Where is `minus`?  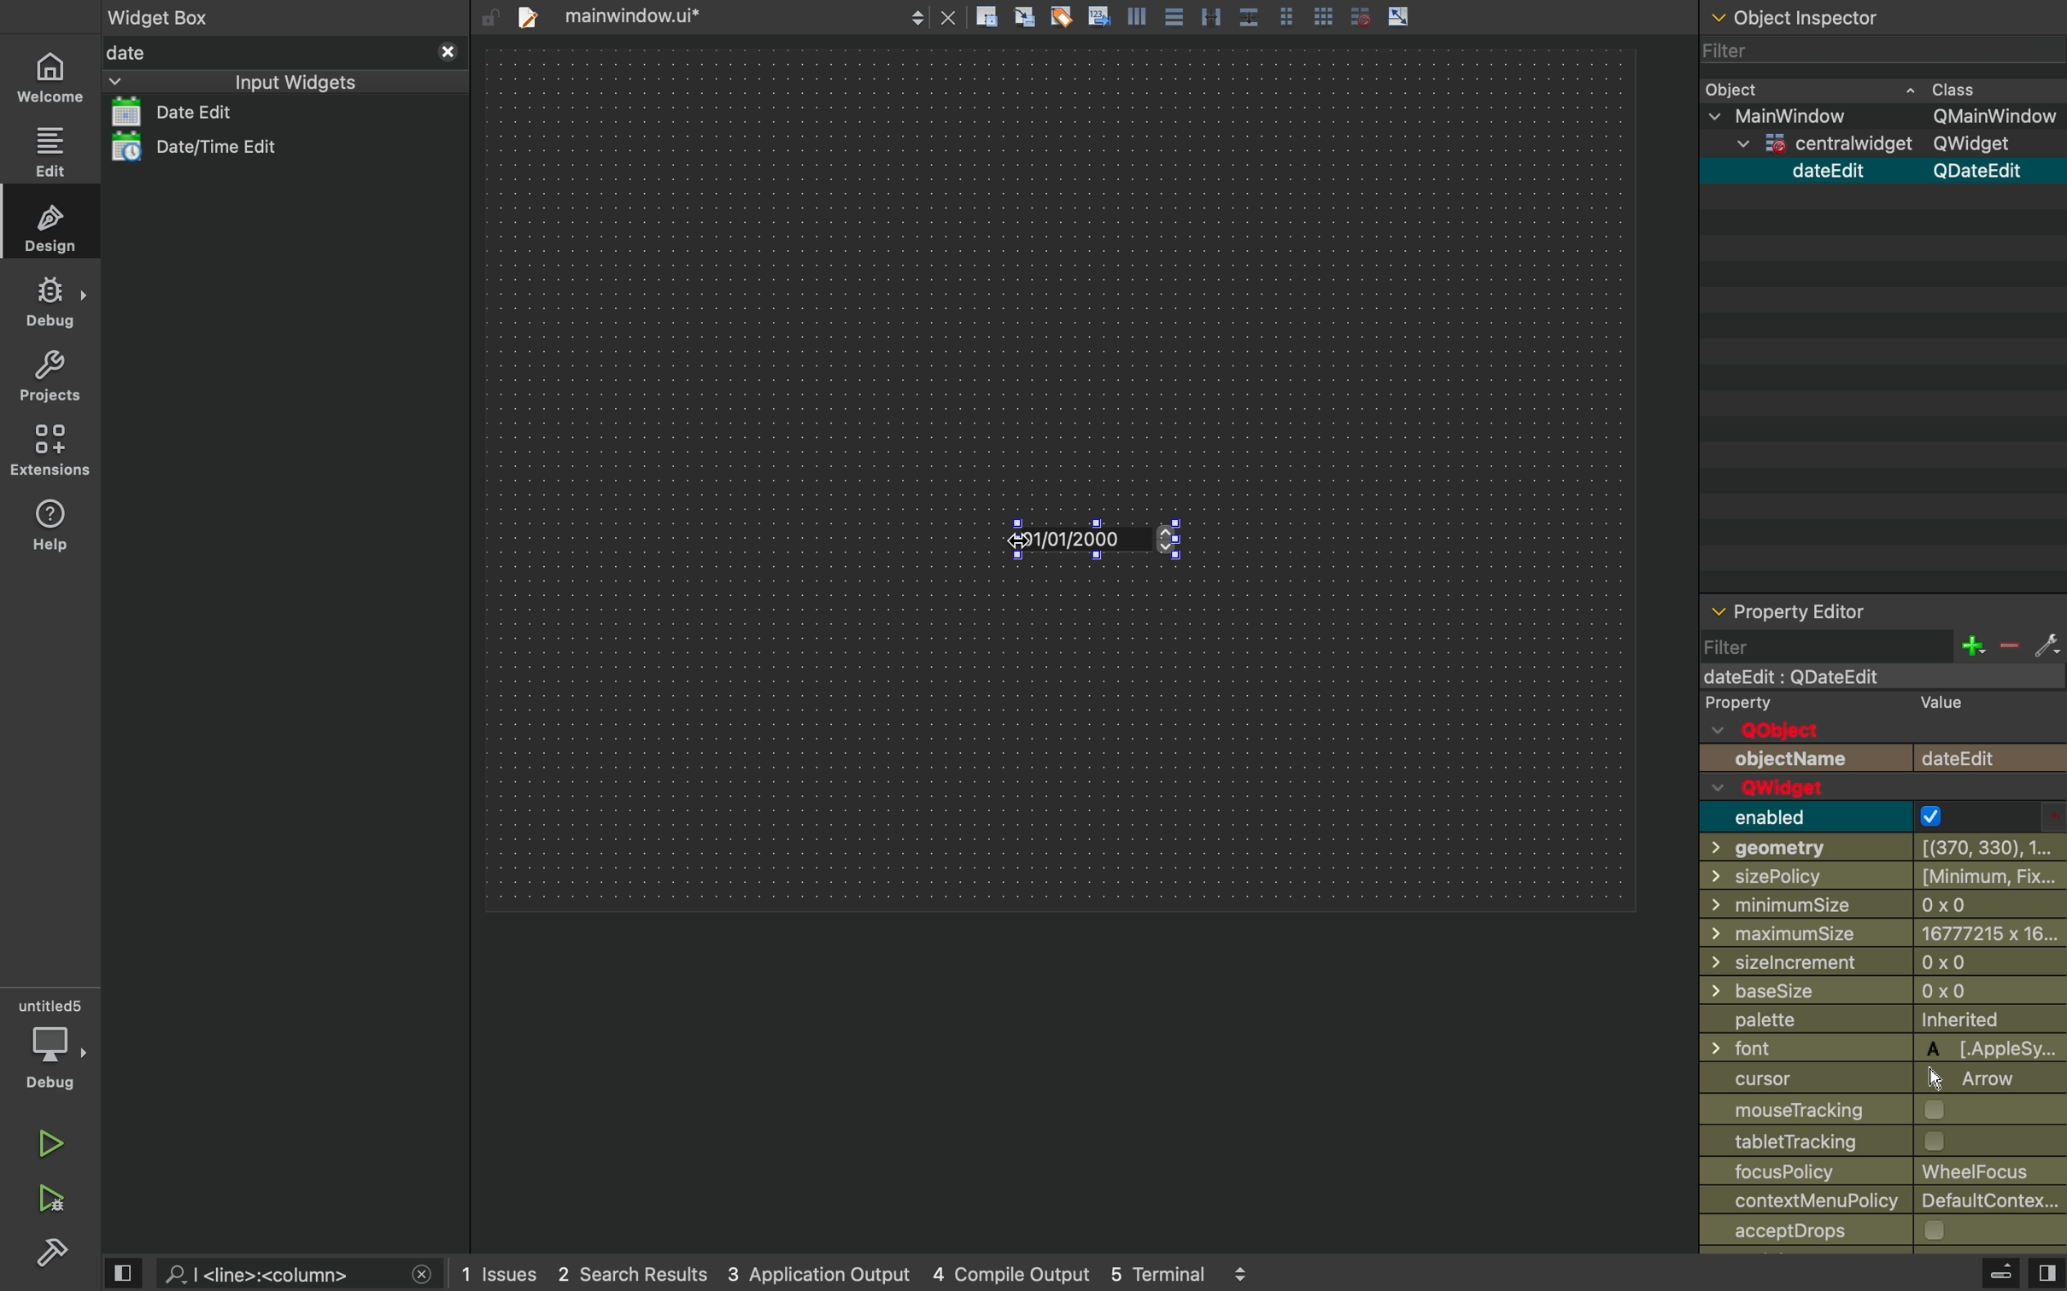 minus is located at coordinates (2009, 645).